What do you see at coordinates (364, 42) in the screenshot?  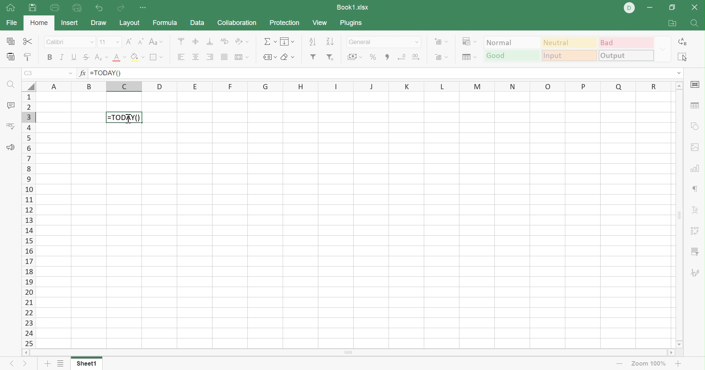 I see `General` at bounding box center [364, 42].